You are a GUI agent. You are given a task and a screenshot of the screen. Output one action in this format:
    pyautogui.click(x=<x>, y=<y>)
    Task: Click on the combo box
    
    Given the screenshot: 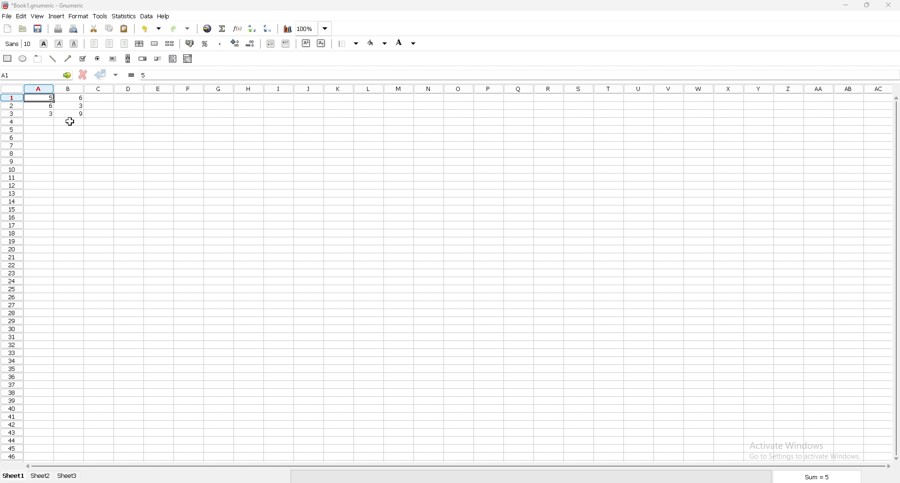 What is the action you would take?
    pyautogui.click(x=188, y=58)
    